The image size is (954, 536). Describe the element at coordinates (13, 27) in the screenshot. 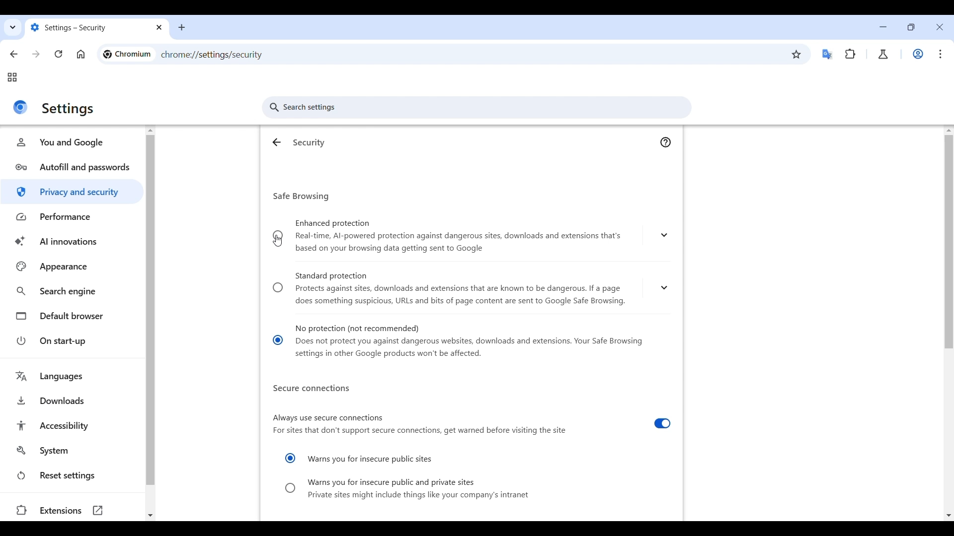

I see `Search tabs` at that location.